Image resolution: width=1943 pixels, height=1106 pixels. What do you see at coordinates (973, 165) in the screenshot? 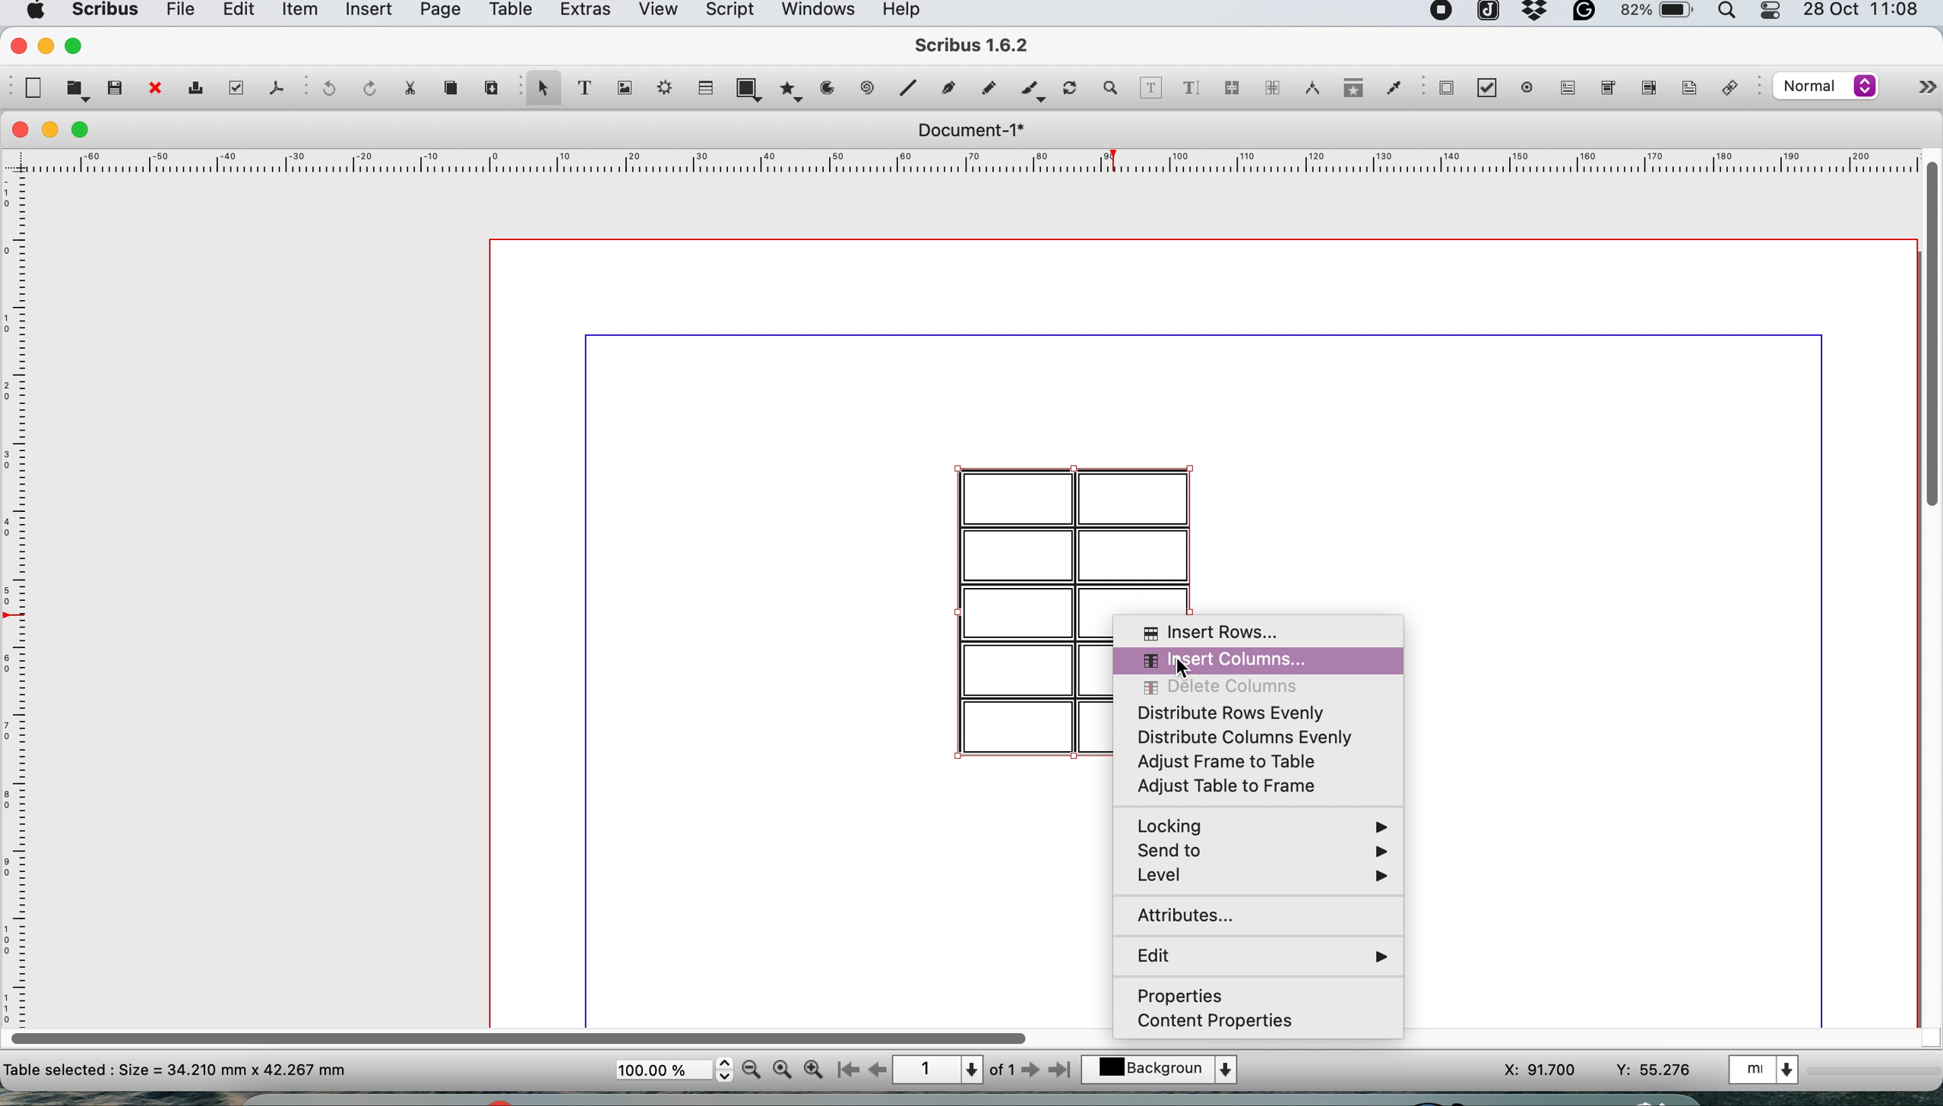
I see `horizontal scale` at bounding box center [973, 165].